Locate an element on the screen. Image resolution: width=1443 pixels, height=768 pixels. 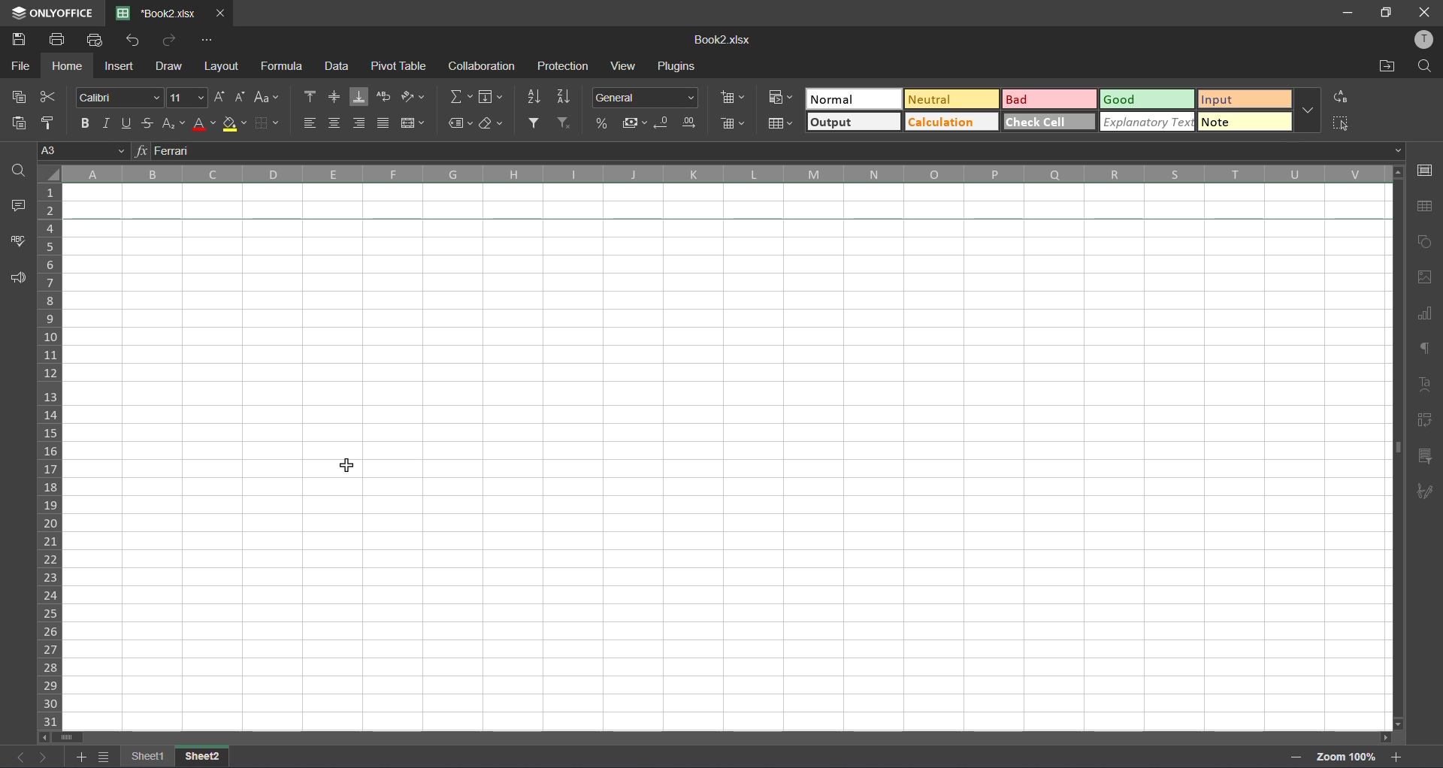
named ranges is located at coordinates (460, 125).